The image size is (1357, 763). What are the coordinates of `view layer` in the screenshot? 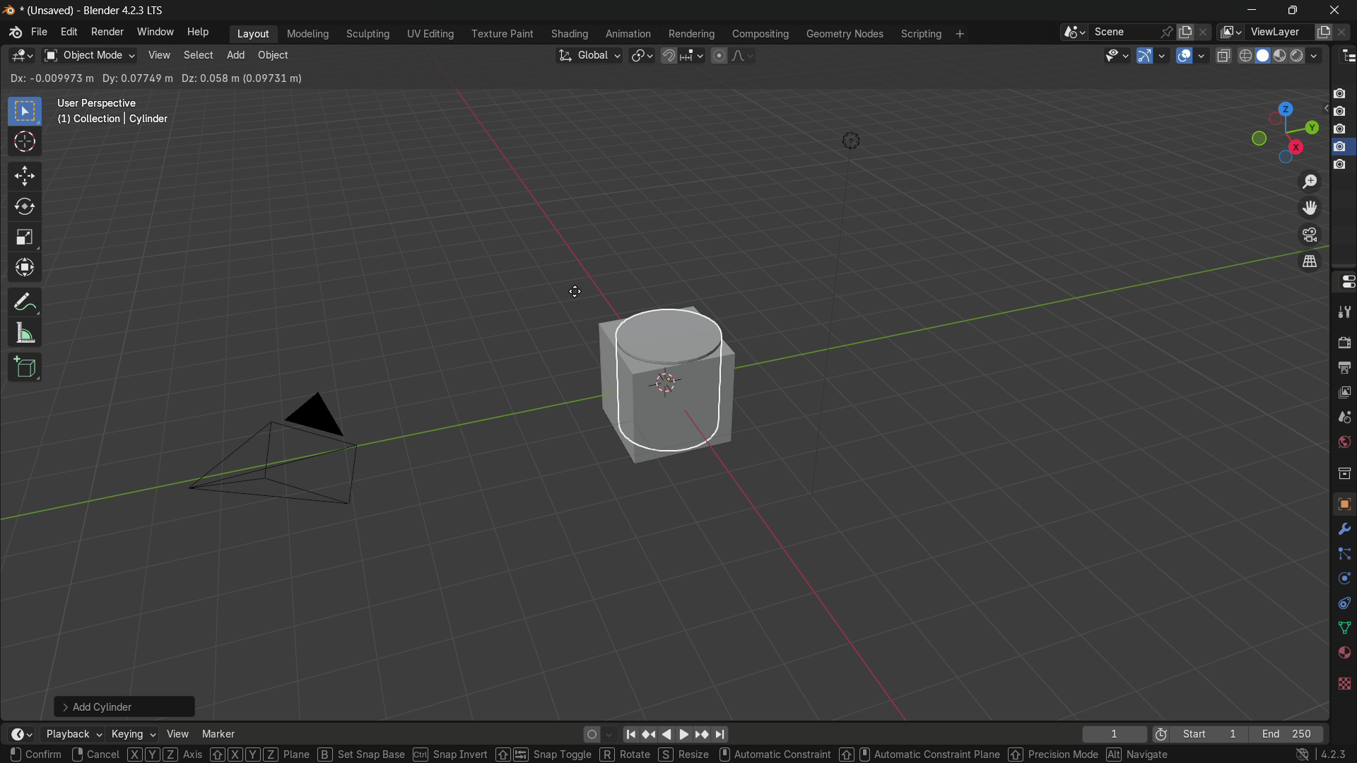 It's located at (1343, 392).